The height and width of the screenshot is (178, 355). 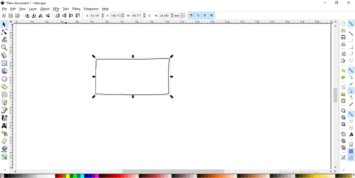 What do you see at coordinates (352, 158) in the screenshot?
I see `snap guide` at bounding box center [352, 158].